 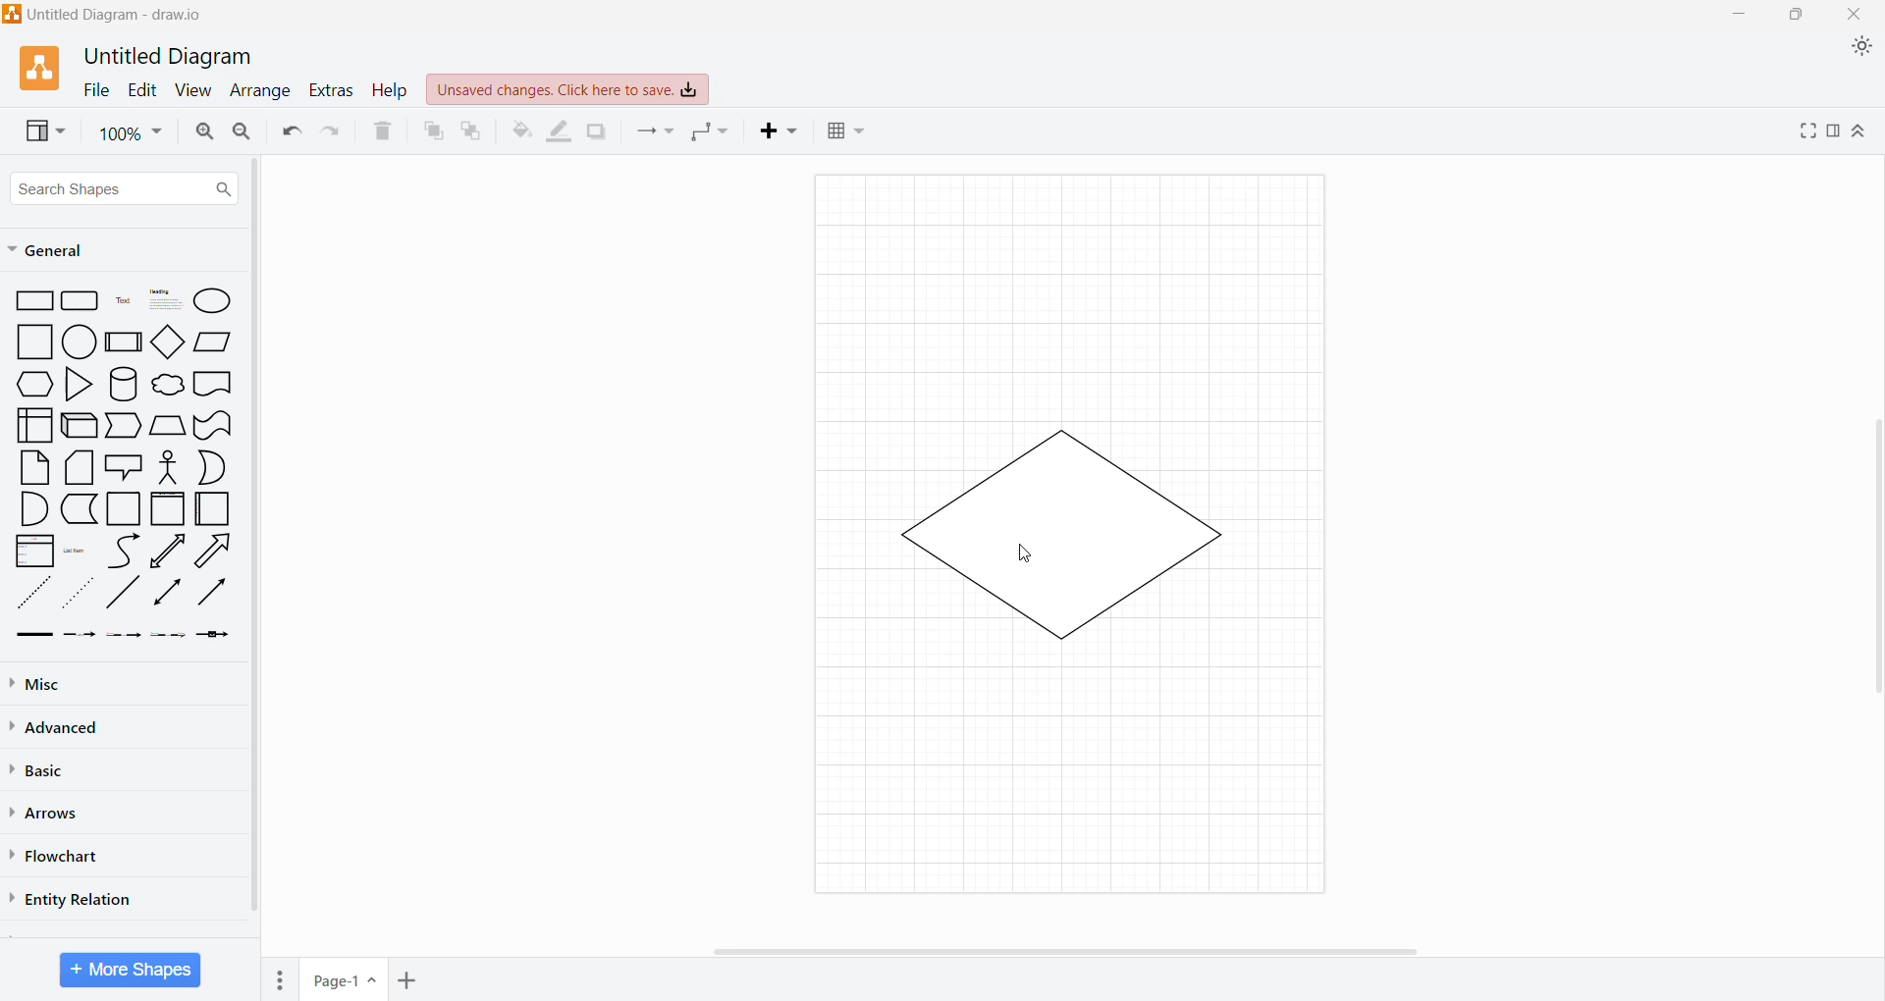 I want to click on Application Logo, so click(x=42, y=67).